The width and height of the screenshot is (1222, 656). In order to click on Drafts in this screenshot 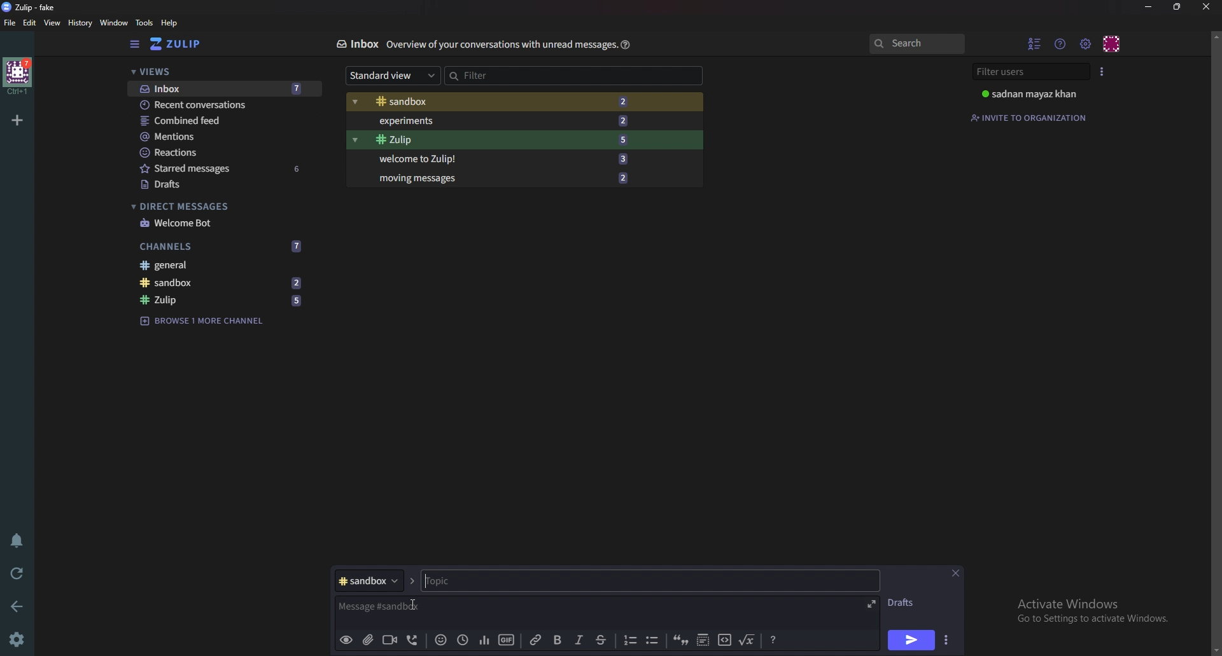, I will do `click(223, 186)`.